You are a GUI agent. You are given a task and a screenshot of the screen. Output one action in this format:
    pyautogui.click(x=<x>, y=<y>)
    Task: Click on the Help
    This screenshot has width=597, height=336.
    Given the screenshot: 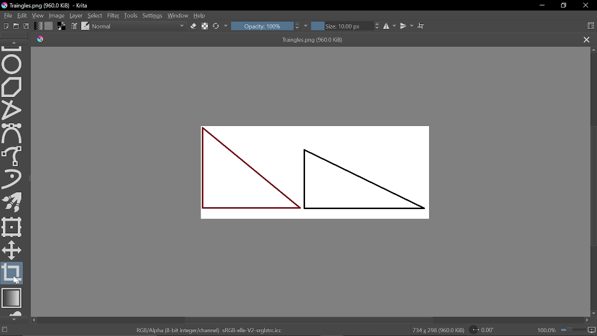 What is the action you would take?
    pyautogui.click(x=201, y=16)
    